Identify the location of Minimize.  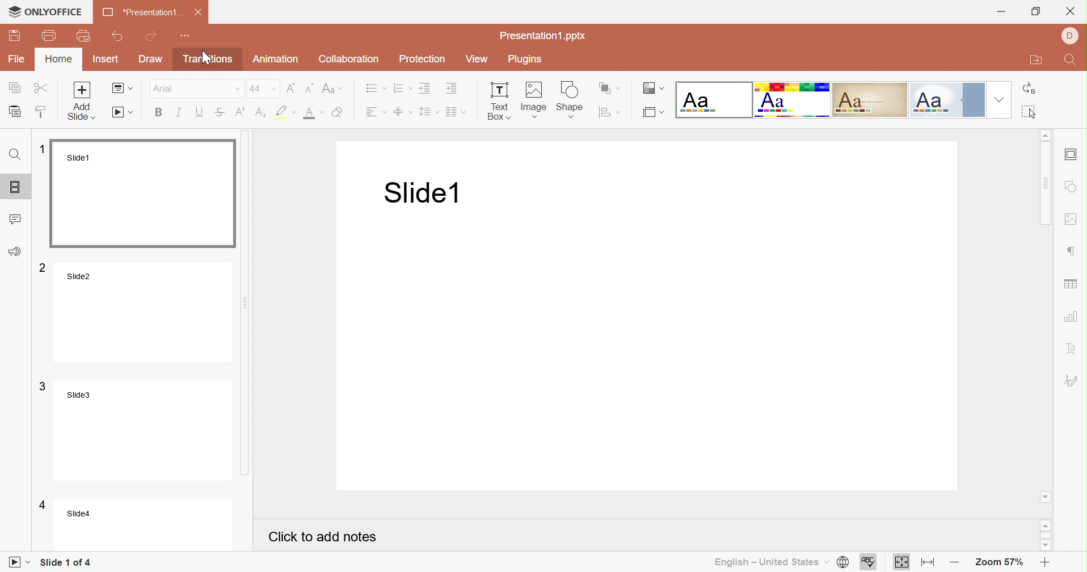
(1001, 11).